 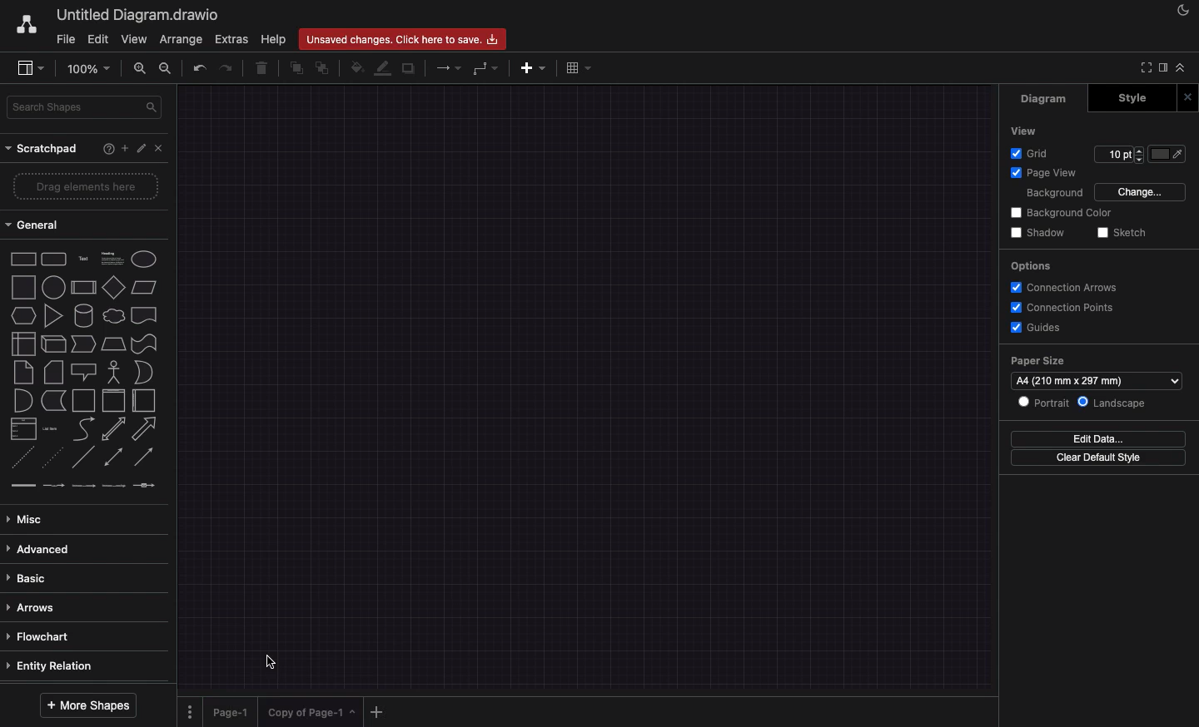 I want to click on more shapes, so click(x=86, y=706).